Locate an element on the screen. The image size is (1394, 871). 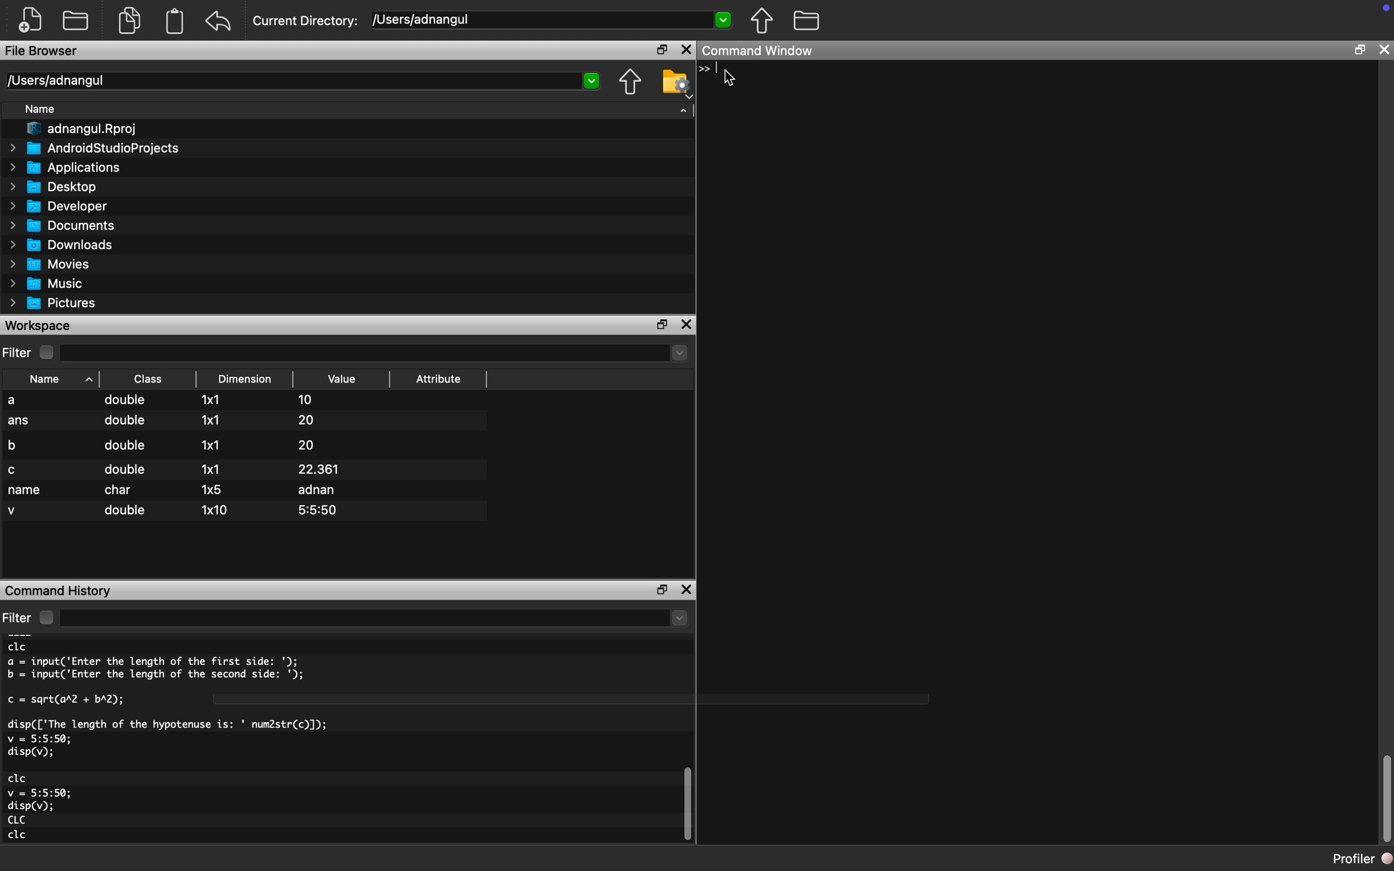
dropdown is located at coordinates (592, 81).